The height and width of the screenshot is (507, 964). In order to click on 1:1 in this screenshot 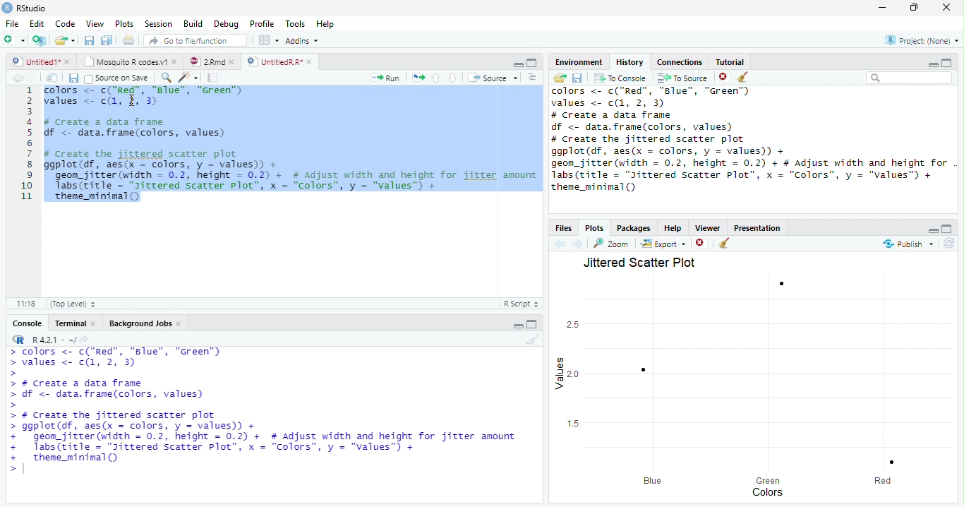, I will do `click(25, 304)`.